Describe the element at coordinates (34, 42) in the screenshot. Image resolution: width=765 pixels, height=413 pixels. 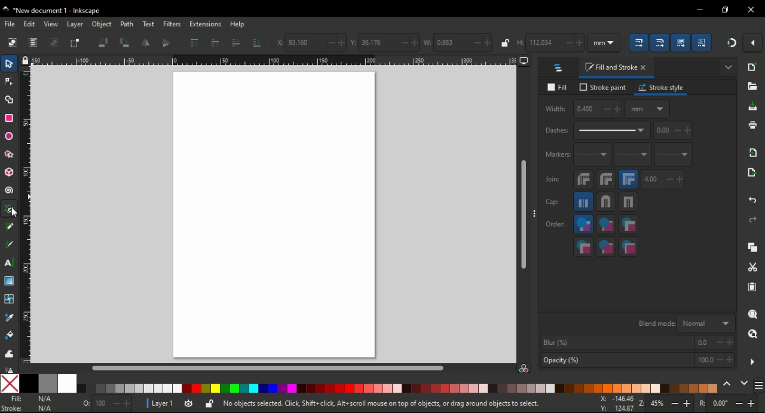
I see `select all in all layers` at that location.